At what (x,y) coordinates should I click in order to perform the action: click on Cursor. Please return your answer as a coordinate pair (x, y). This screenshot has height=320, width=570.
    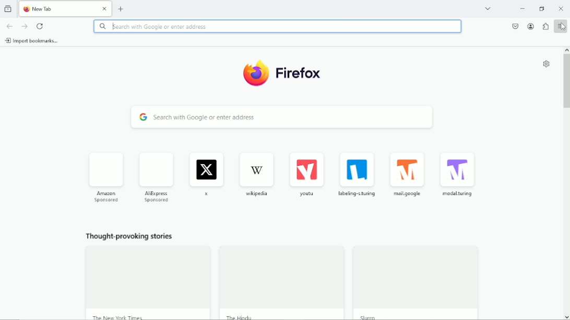
    Looking at the image, I should click on (561, 27).